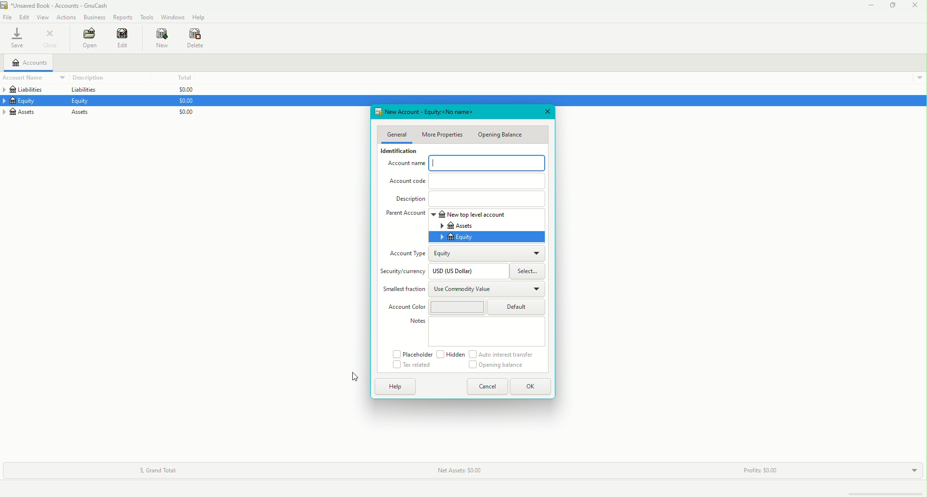 This screenshot has width=927, height=497. What do you see at coordinates (28, 111) in the screenshot?
I see `Assets` at bounding box center [28, 111].